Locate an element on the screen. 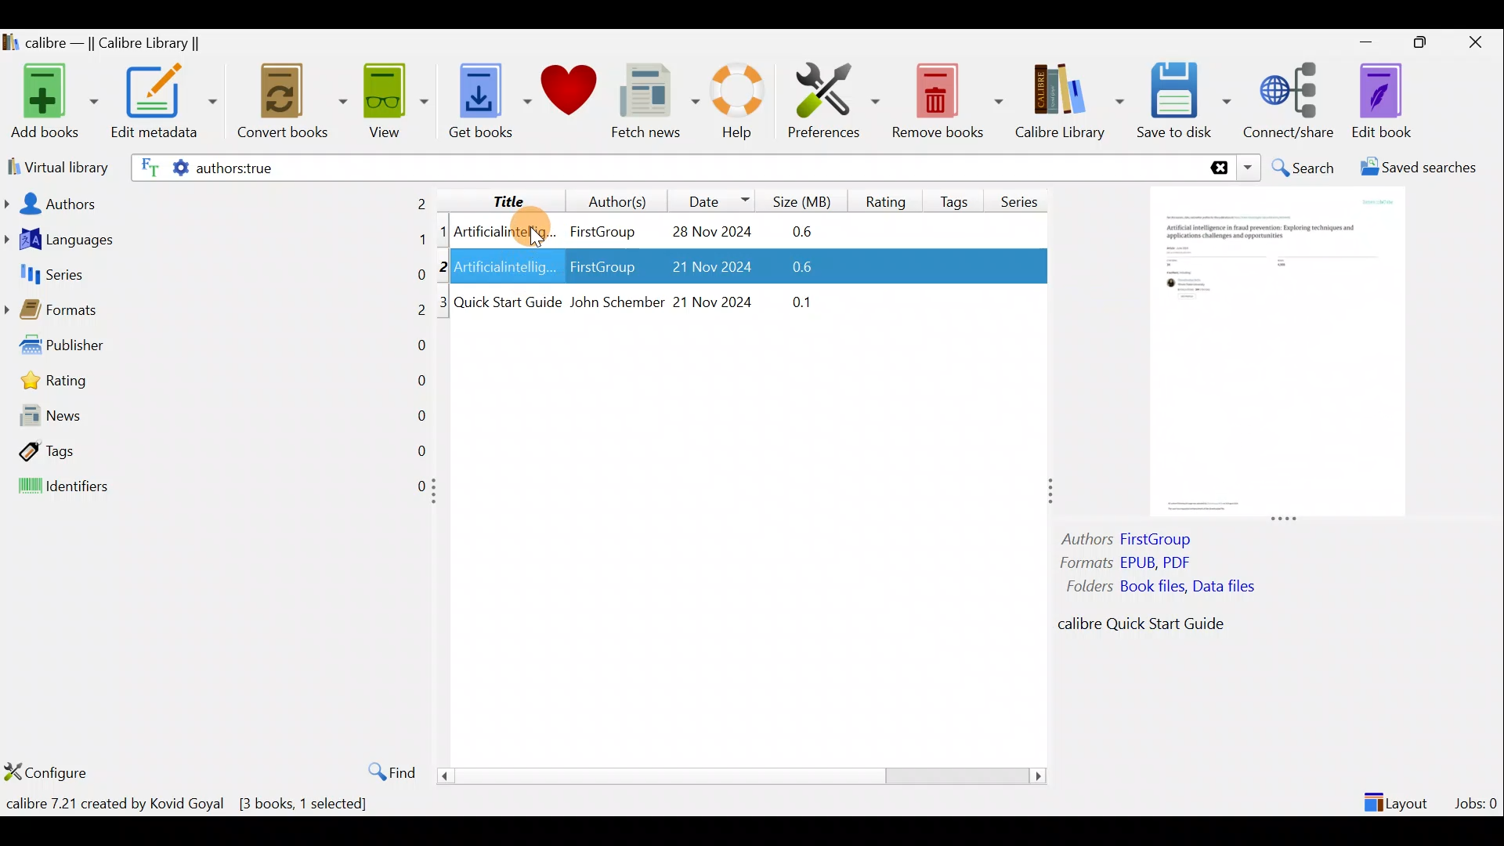 Image resolution: width=1504 pixels, height=846 pixels. Preferences is located at coordinates (833, 99).